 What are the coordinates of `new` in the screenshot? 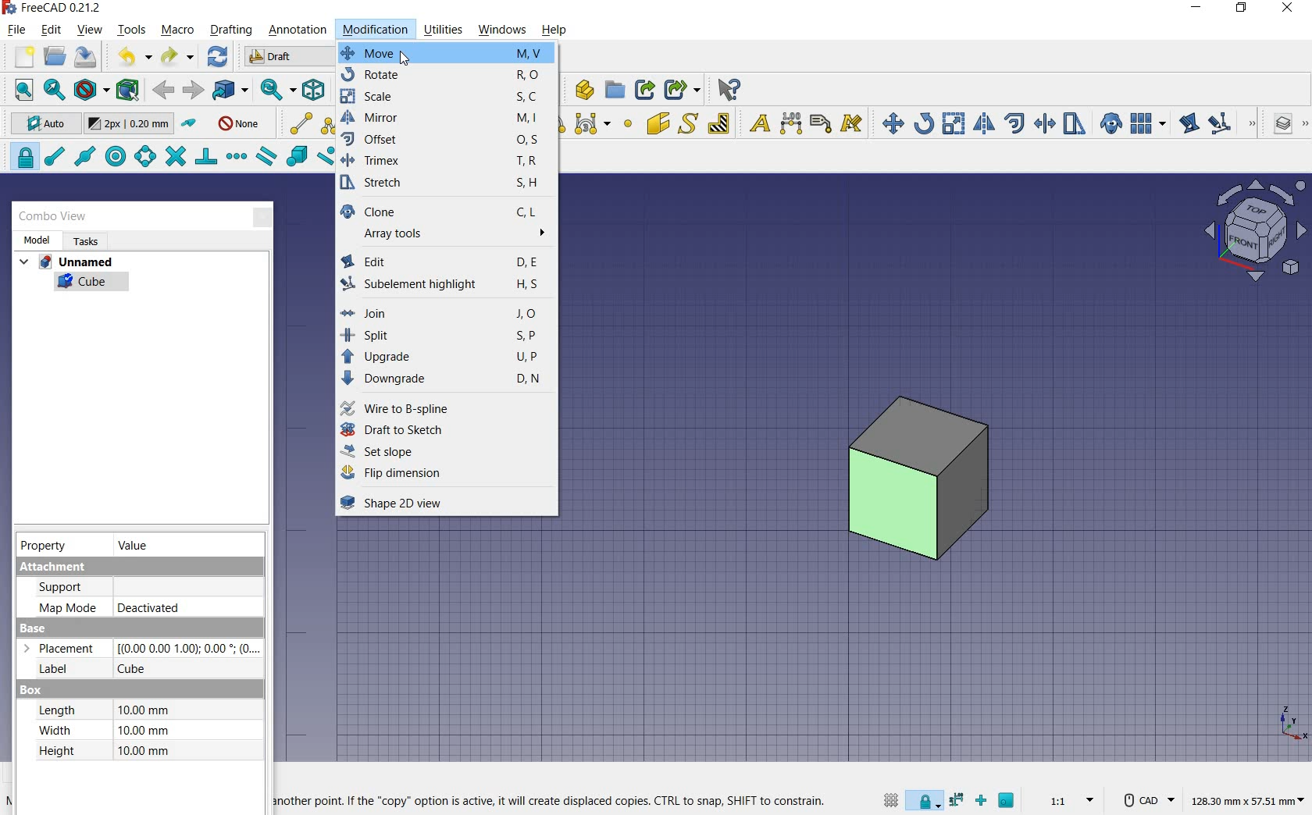 It's located at (20, 57).